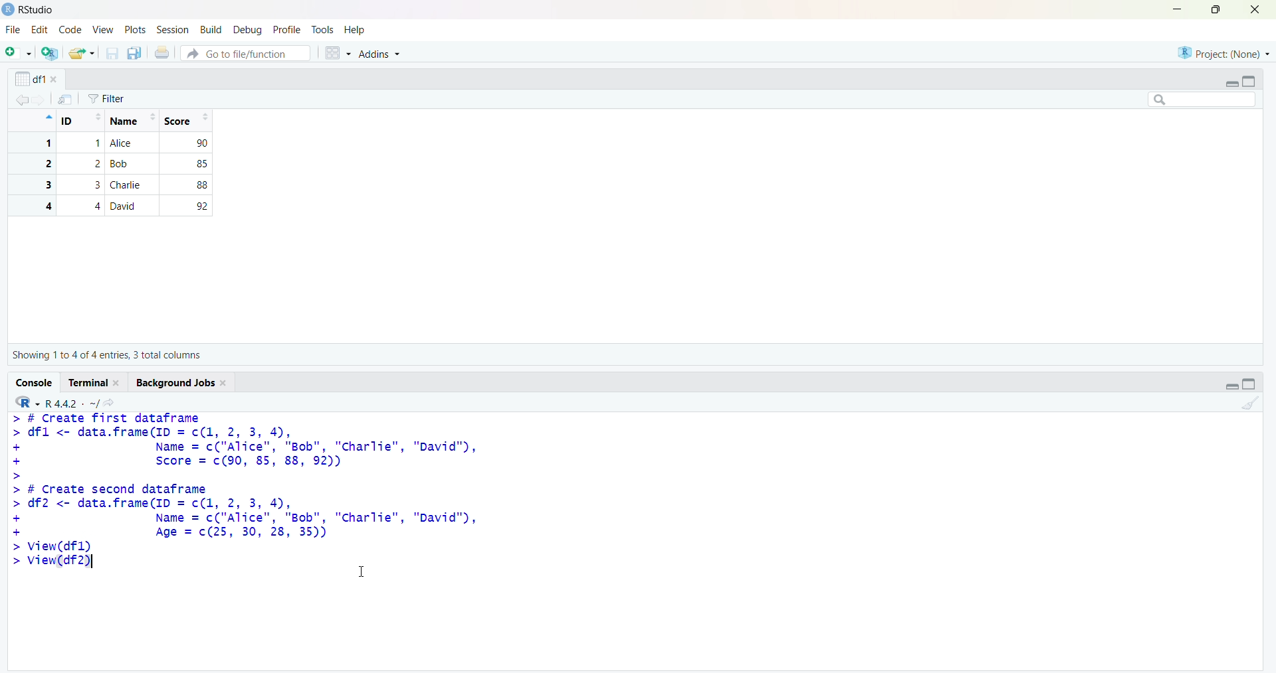 Image resolution: width=1276 pixels, height=673 pixels. I want to click on Filter, so click(106, 99).